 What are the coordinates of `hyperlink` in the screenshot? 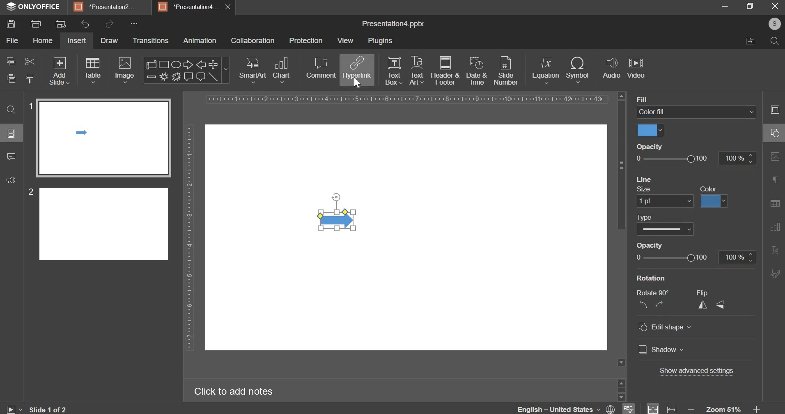 It's located at (357, 69).